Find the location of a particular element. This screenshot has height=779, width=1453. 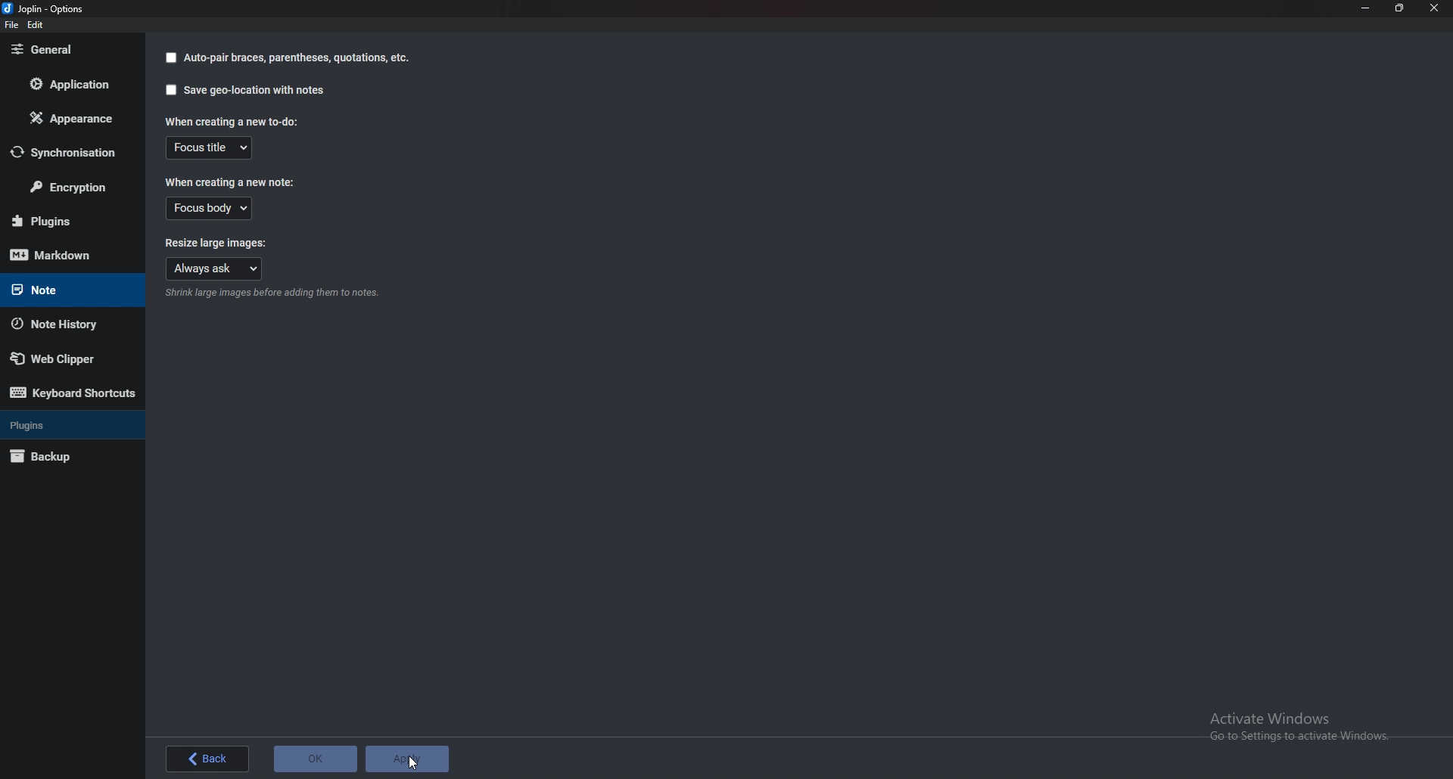

Web clipper is located at coordinates (65, 358).